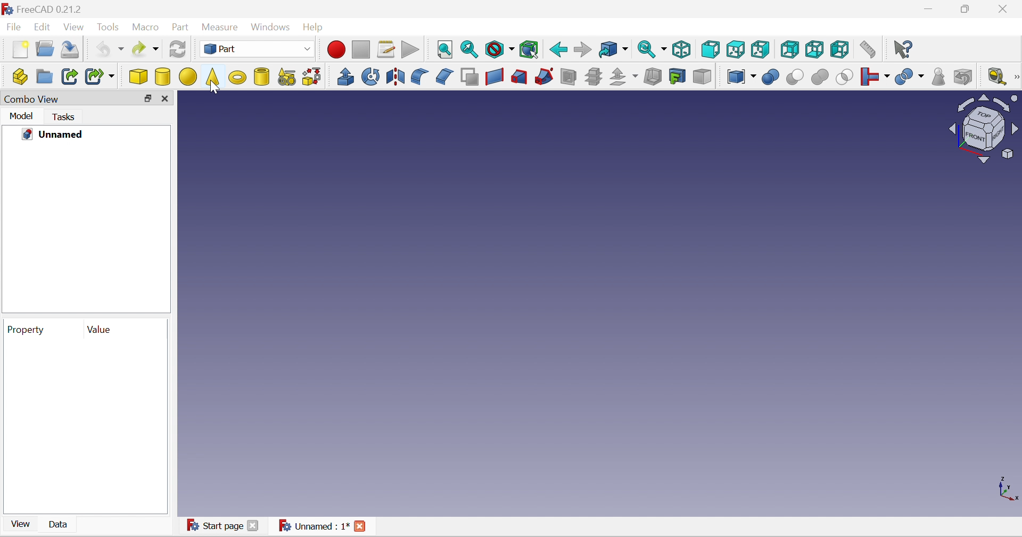  I want to click on New, so click(19, 48).